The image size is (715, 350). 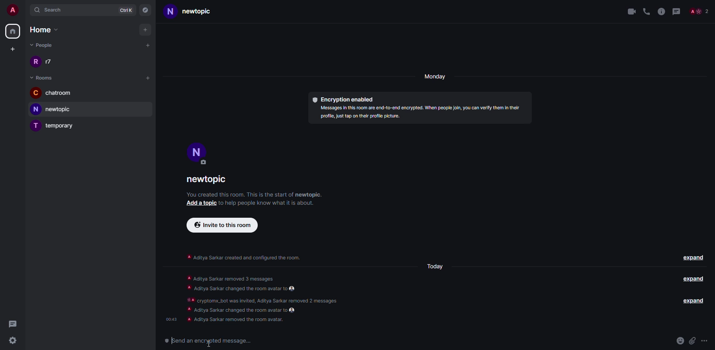 I want to click on day, so click(x=436, y=77).